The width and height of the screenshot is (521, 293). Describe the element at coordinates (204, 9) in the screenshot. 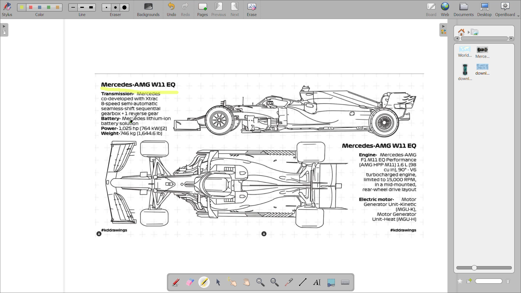

I see `pages` at that location.